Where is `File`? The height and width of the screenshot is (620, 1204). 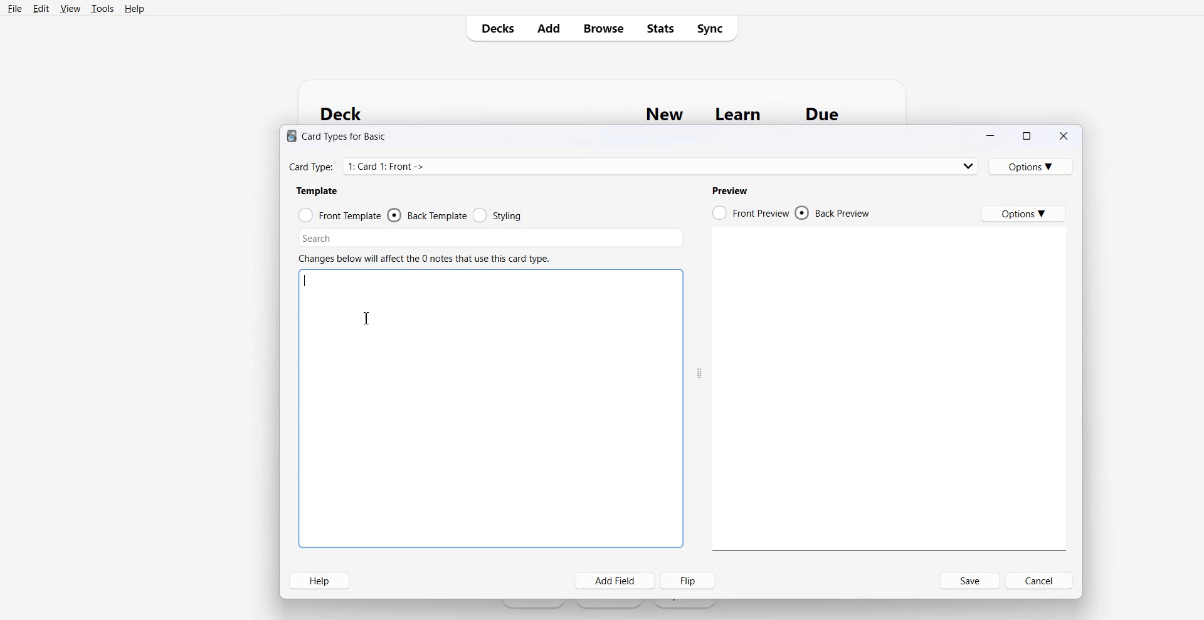 File is located at coordinates (14, 8).